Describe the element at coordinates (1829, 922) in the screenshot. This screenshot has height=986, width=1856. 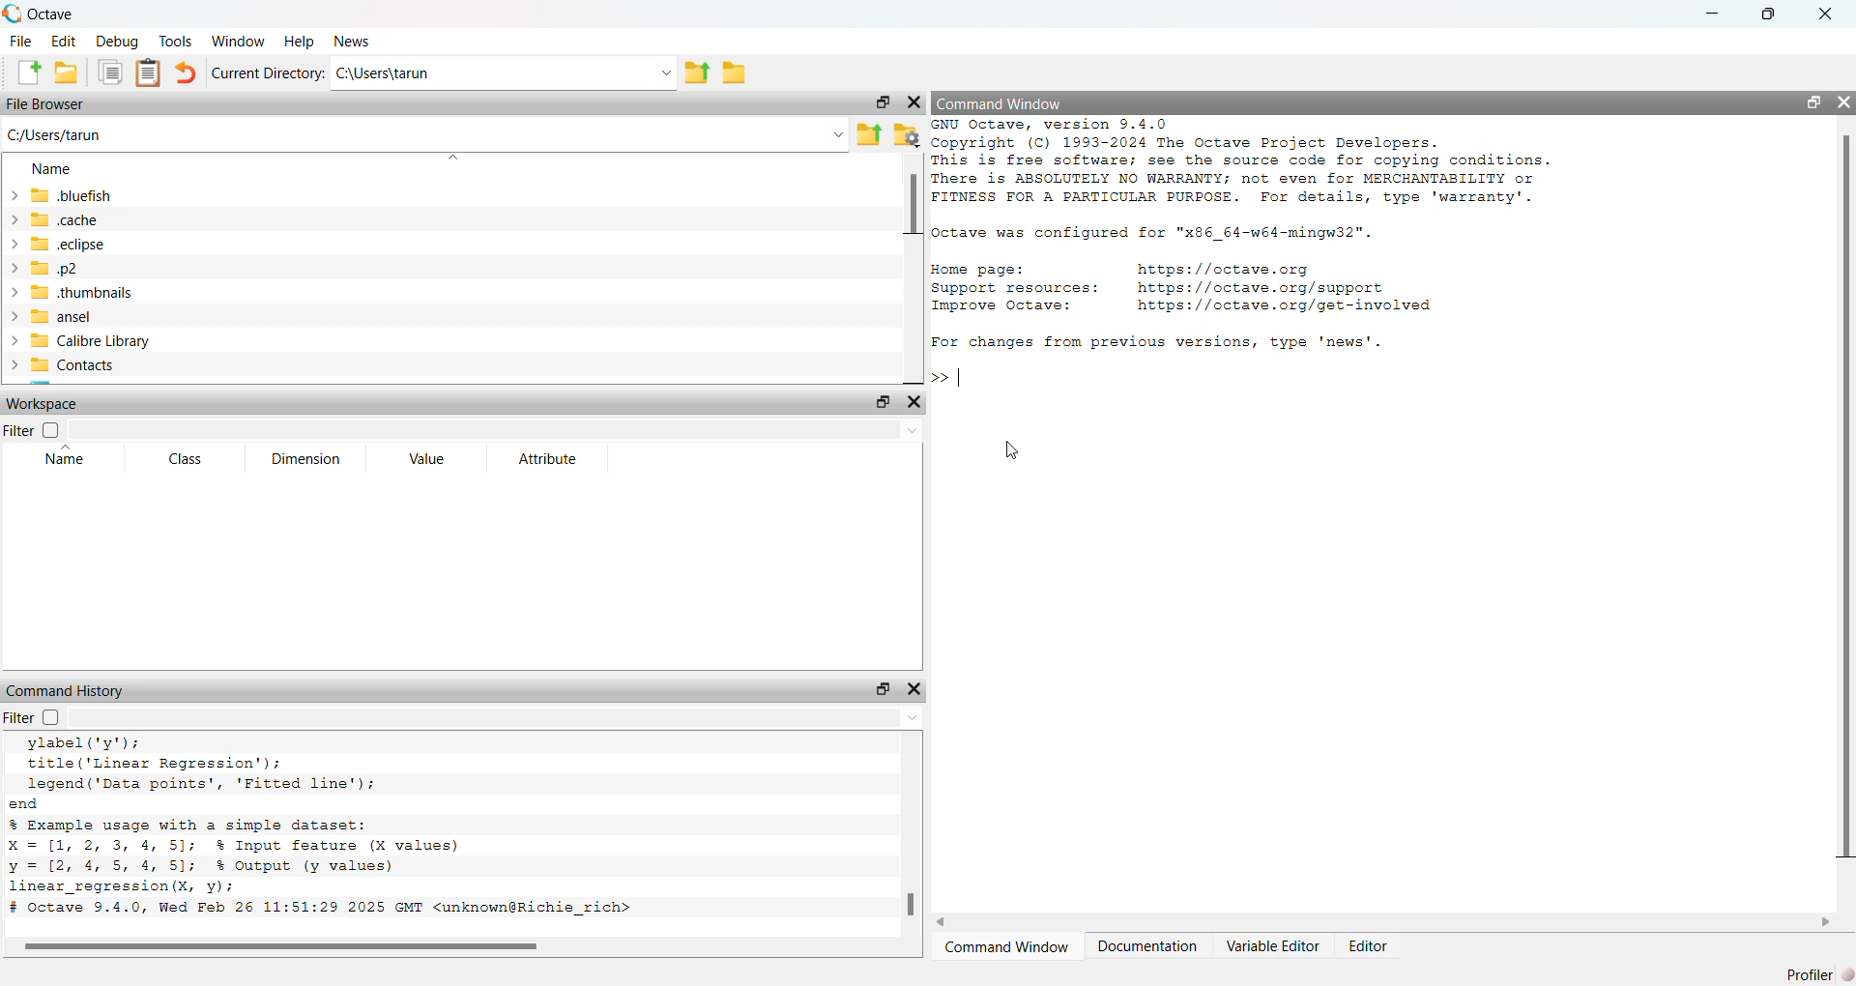
I see `move right` at that location.